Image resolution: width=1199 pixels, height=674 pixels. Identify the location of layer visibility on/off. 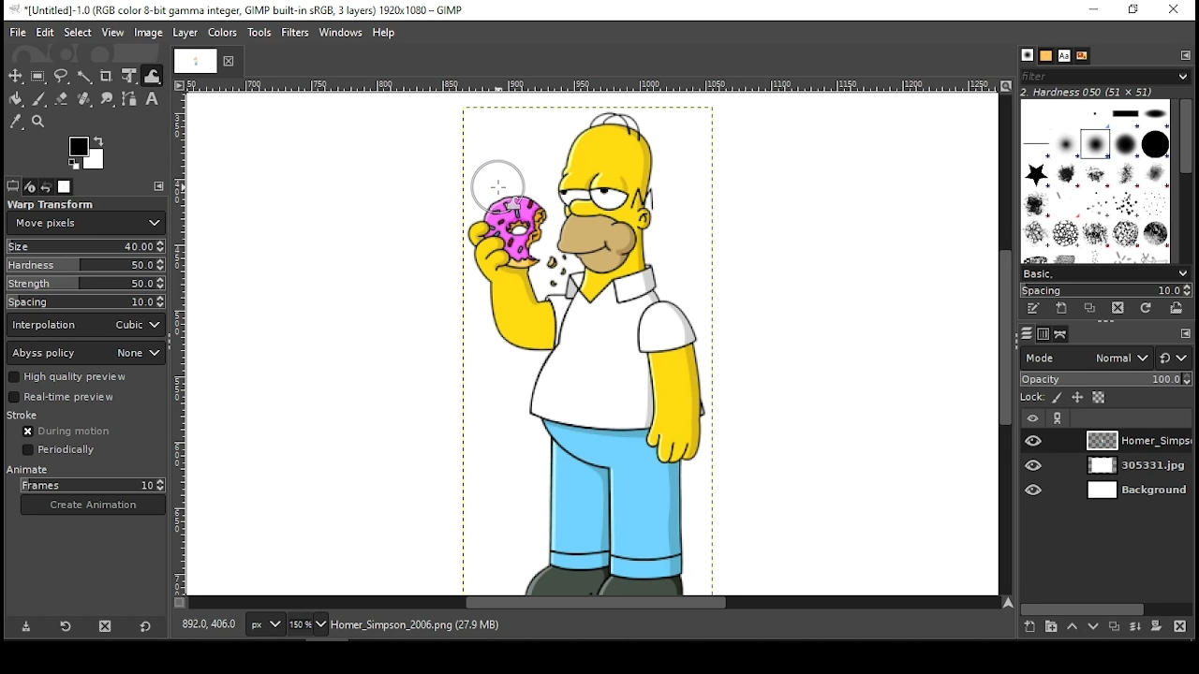
(1036, 466).